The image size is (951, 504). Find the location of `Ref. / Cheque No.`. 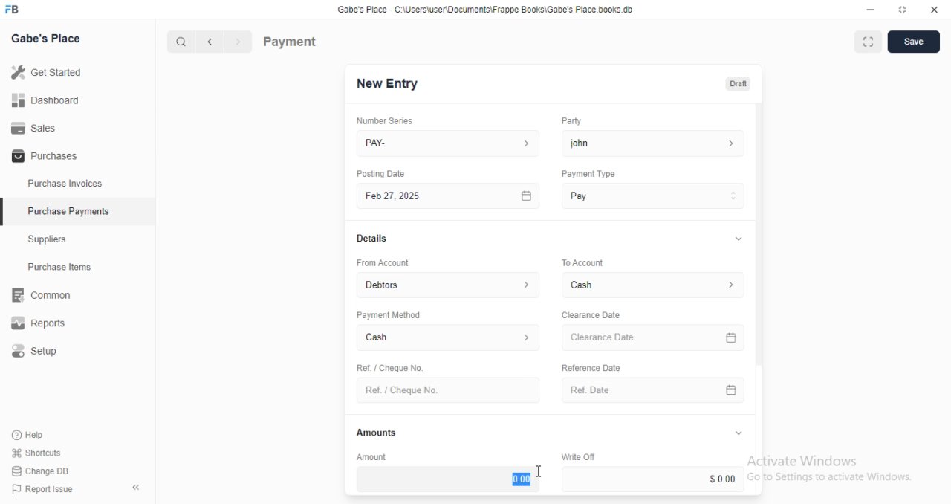

Ref. / Cheque No. is located at coordinates (447, 390).